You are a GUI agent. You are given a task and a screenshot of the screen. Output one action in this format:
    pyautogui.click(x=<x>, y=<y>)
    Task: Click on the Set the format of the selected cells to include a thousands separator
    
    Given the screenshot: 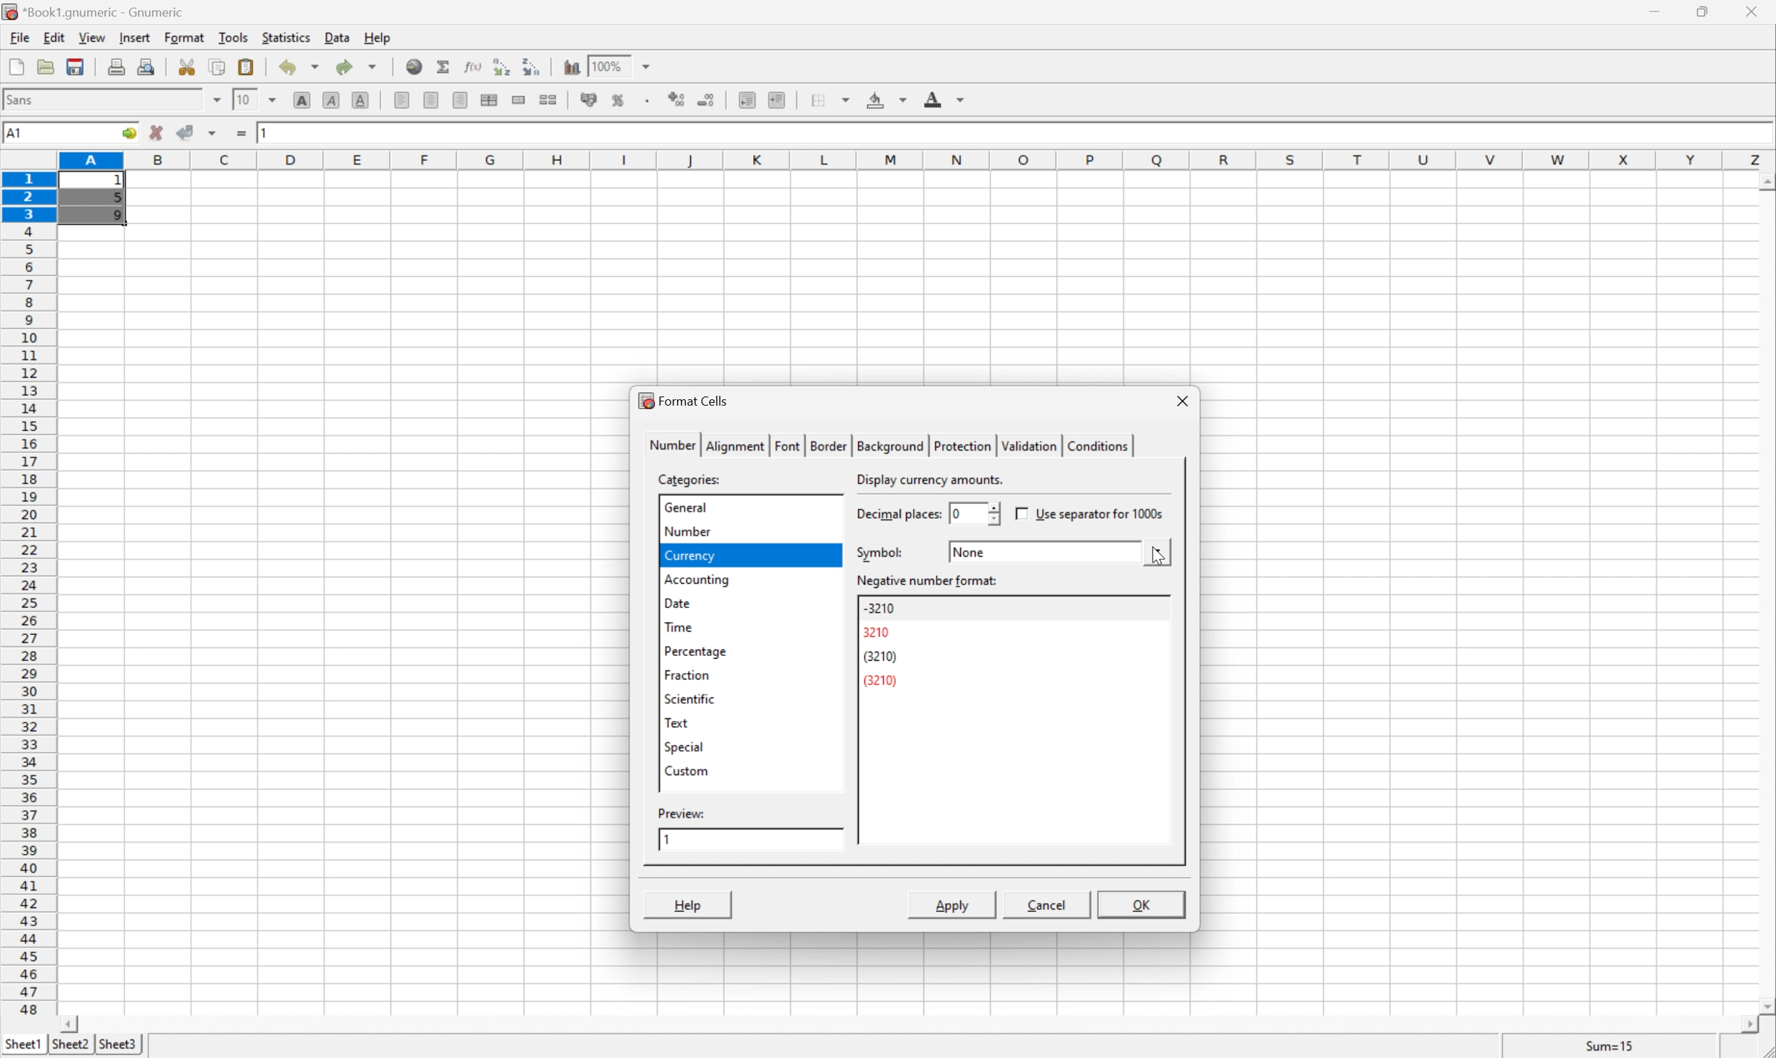 What is the action you would take?
    pyautogui.click(x=650, y=101)
    